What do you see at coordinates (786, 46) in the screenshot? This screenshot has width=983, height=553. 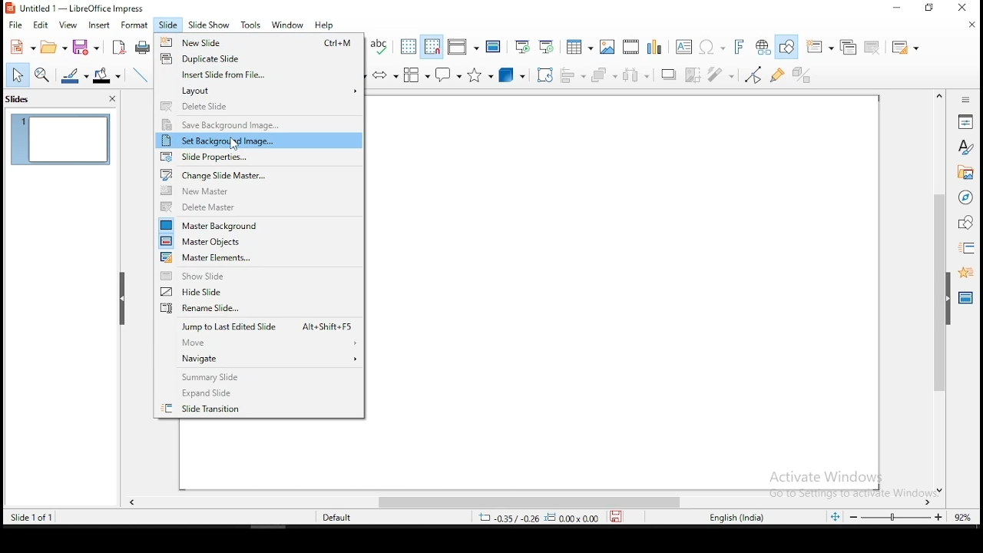 I see `show draw functions` at bounding box center [786, 46].